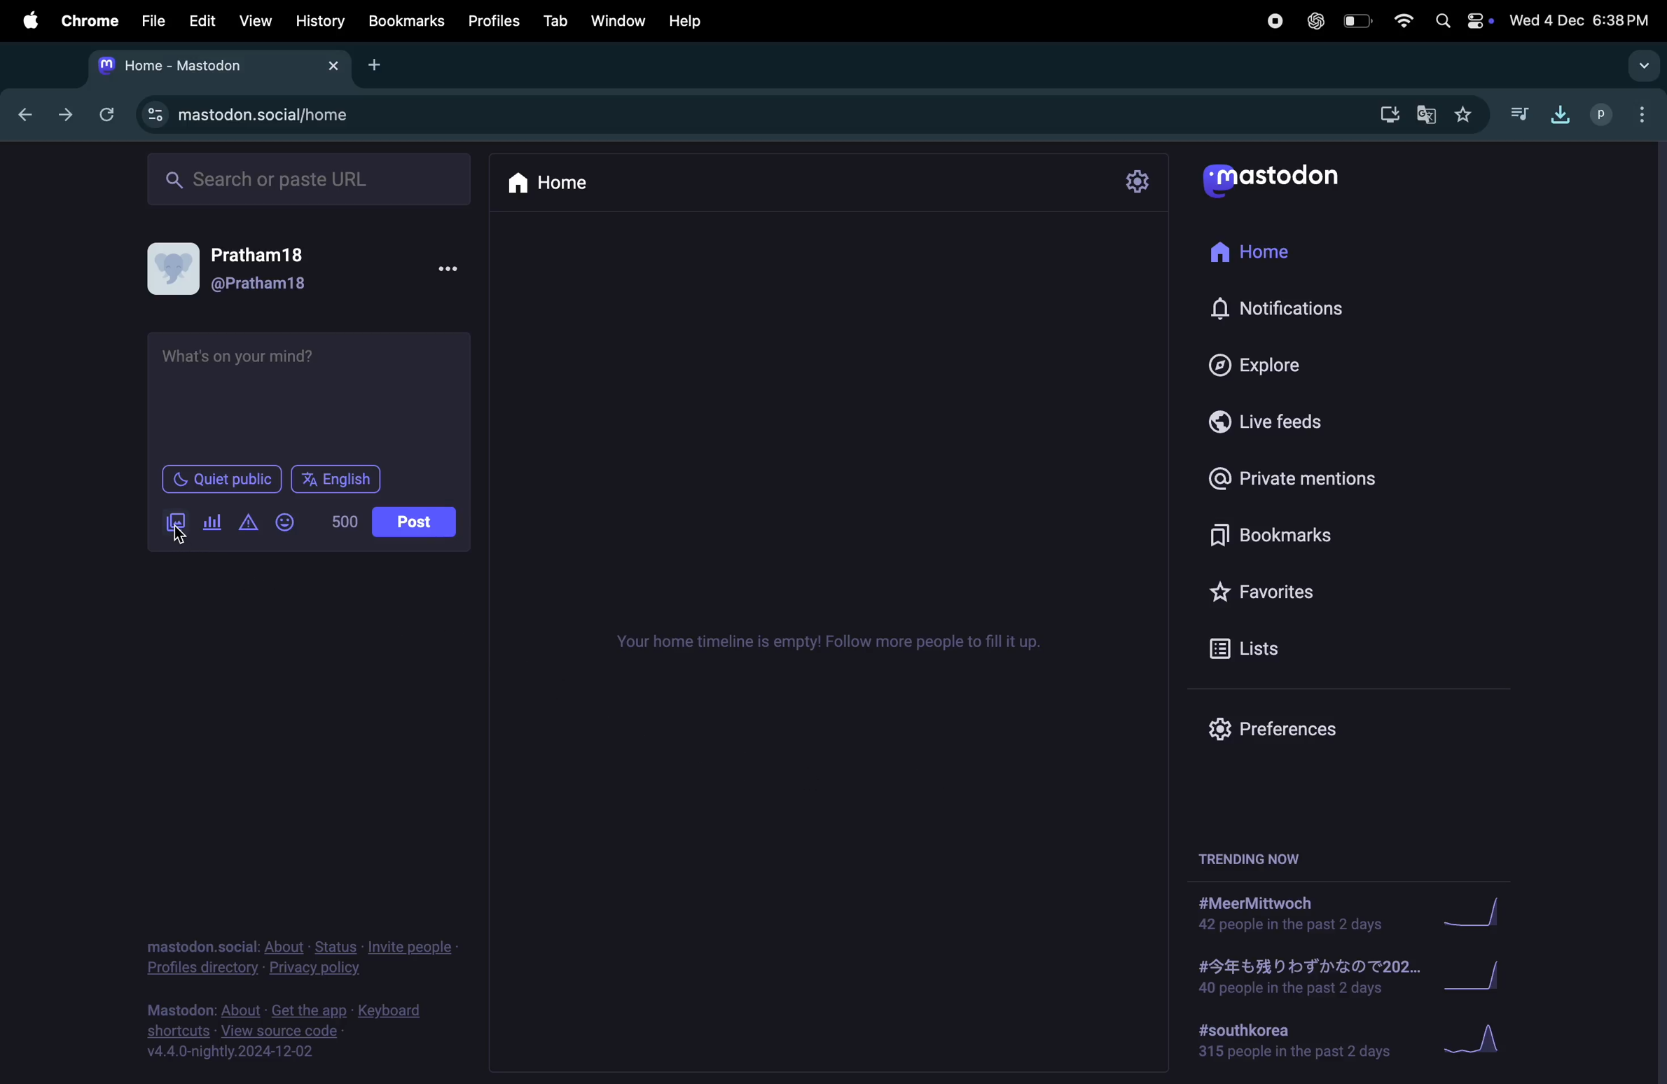 The height and width of the screenshot is (1084, 1667). I want to click on mastodon url, so click(247, 114).